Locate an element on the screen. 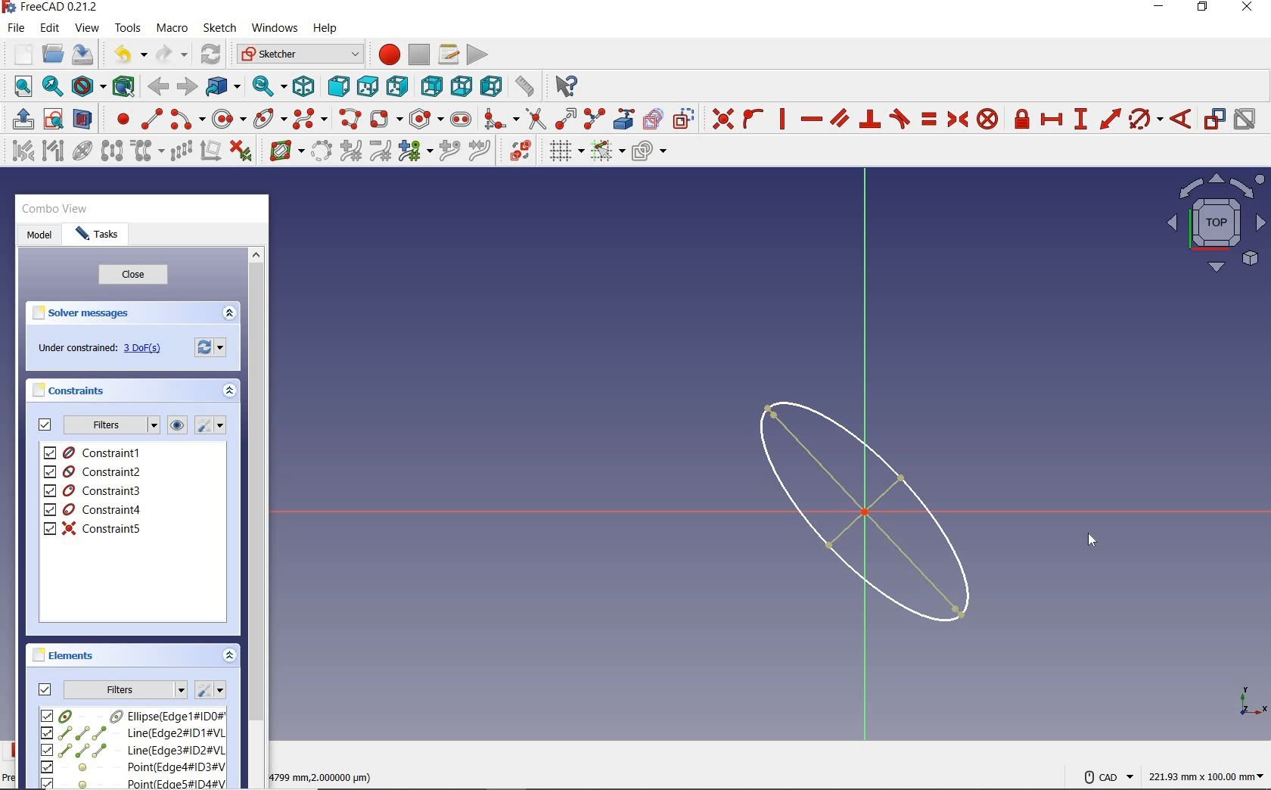 This screenshot has width=1271, height=790. create point is located at coordinates (120, 119).